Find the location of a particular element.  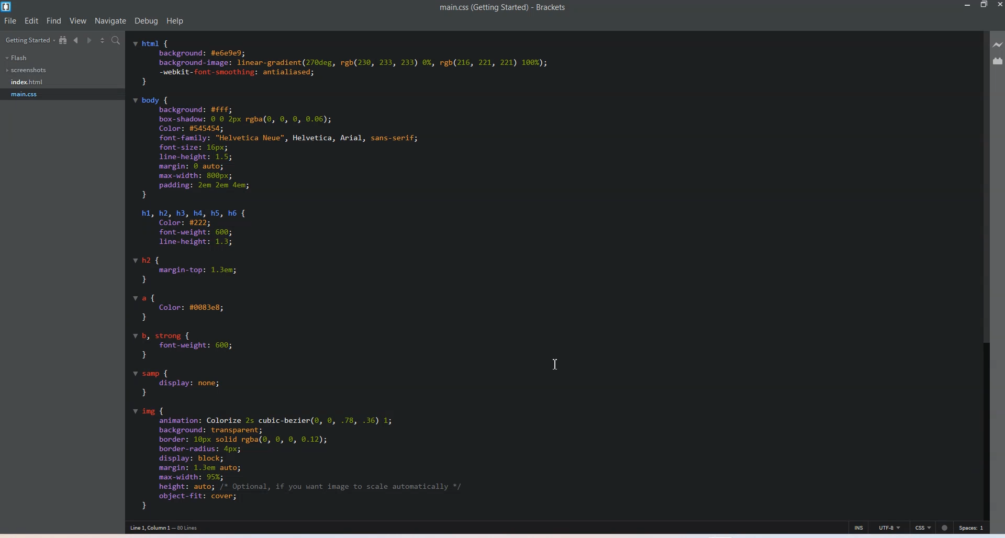

getting started is located at coordinates (29, 40).